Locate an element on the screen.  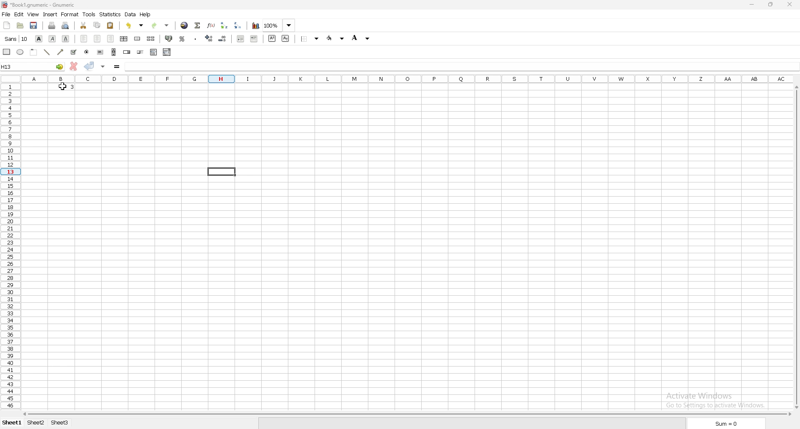
3 is located at coordinates (72, 88).